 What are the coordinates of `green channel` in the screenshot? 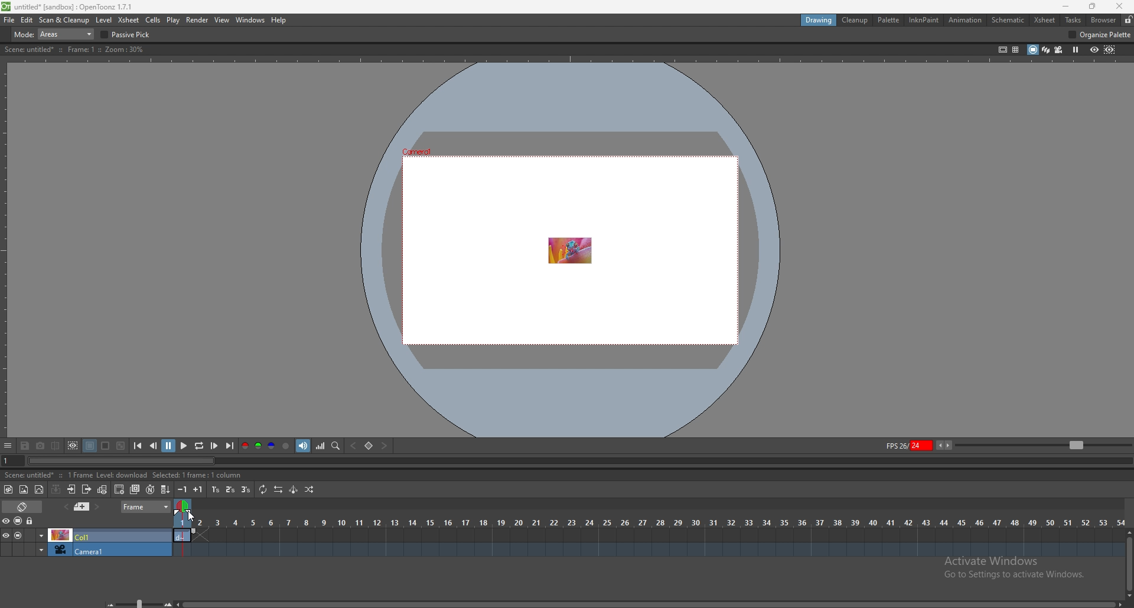 It's located at (259, 446).